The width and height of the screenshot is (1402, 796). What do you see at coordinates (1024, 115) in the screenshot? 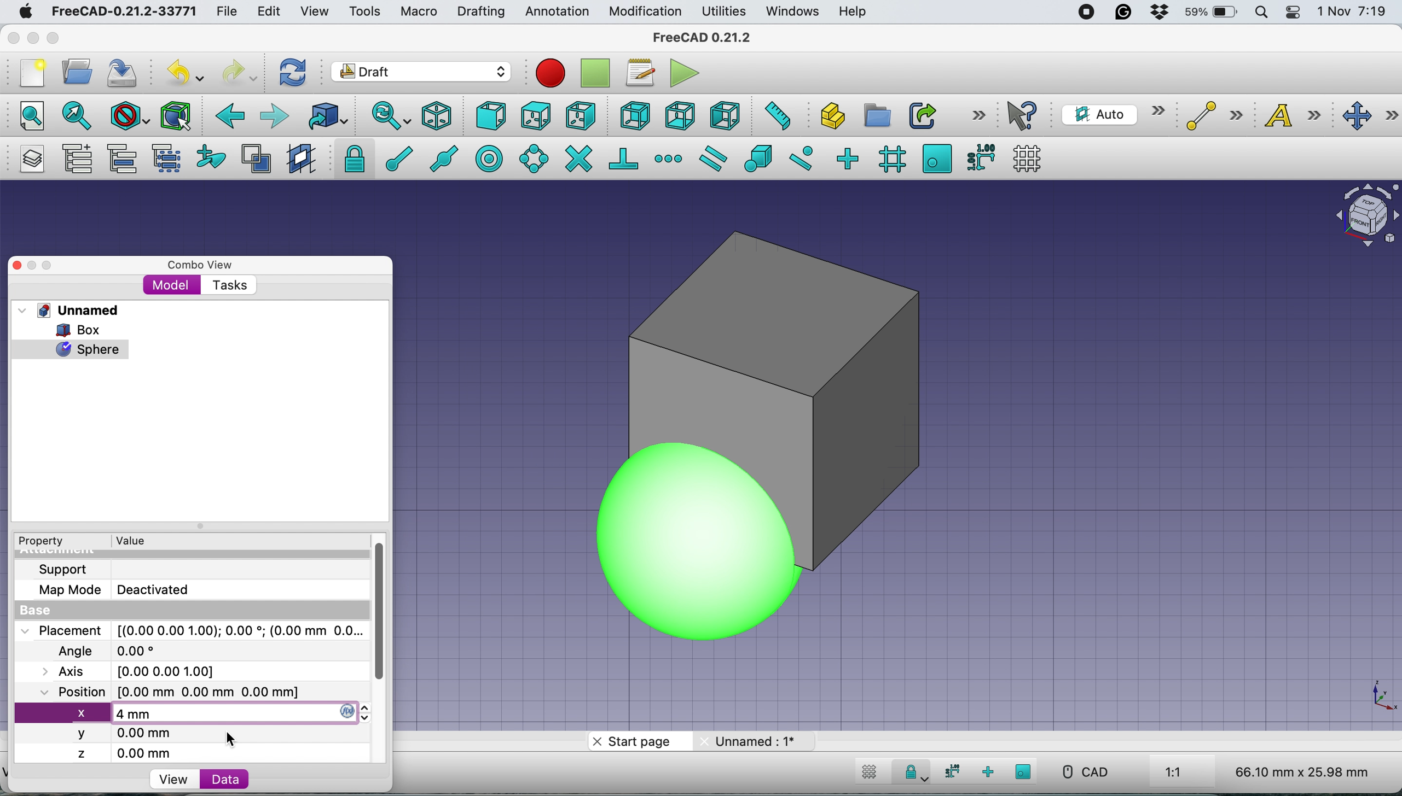
I see `what's this` at bounding box center [1024, 115].